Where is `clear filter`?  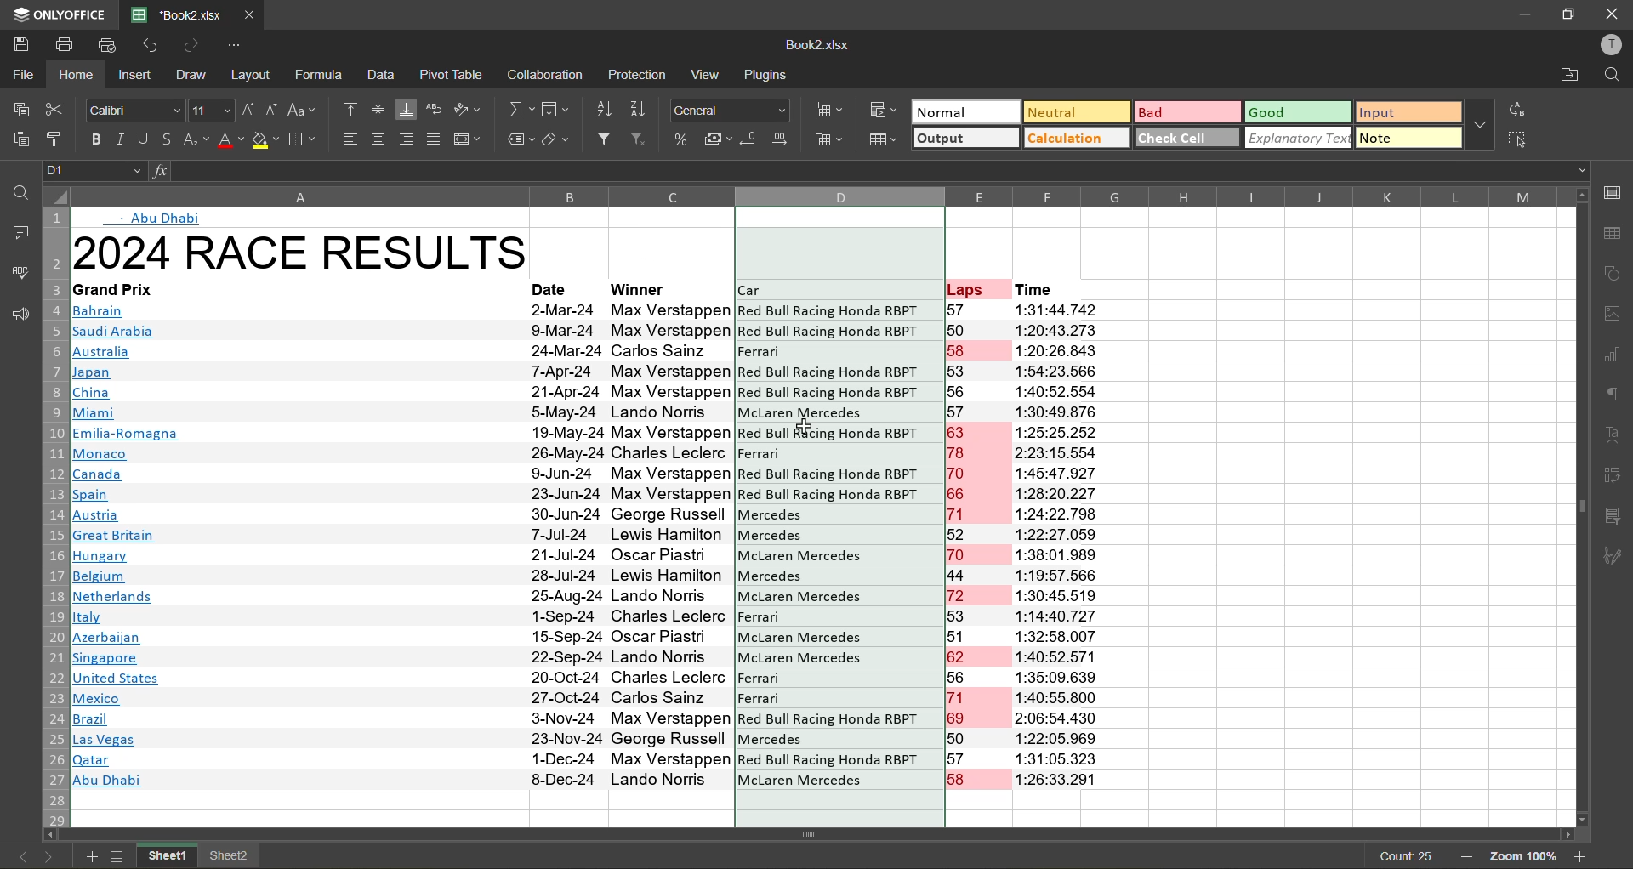 clear filter is located at coordinates (640, 139).